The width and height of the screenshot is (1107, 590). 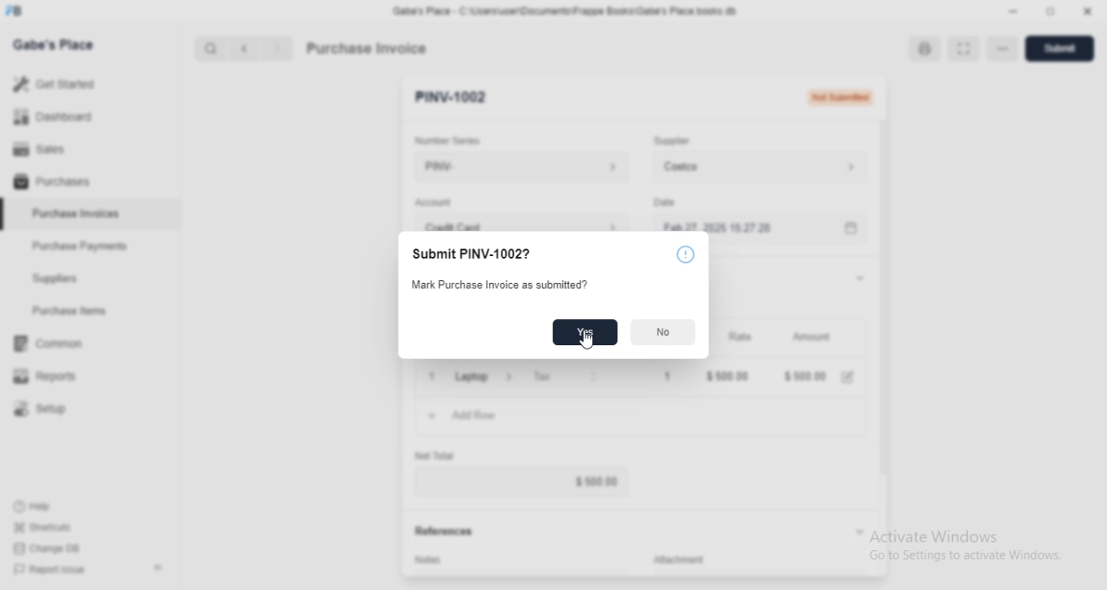 I want to click on Close, so click(x=1088, y=11).